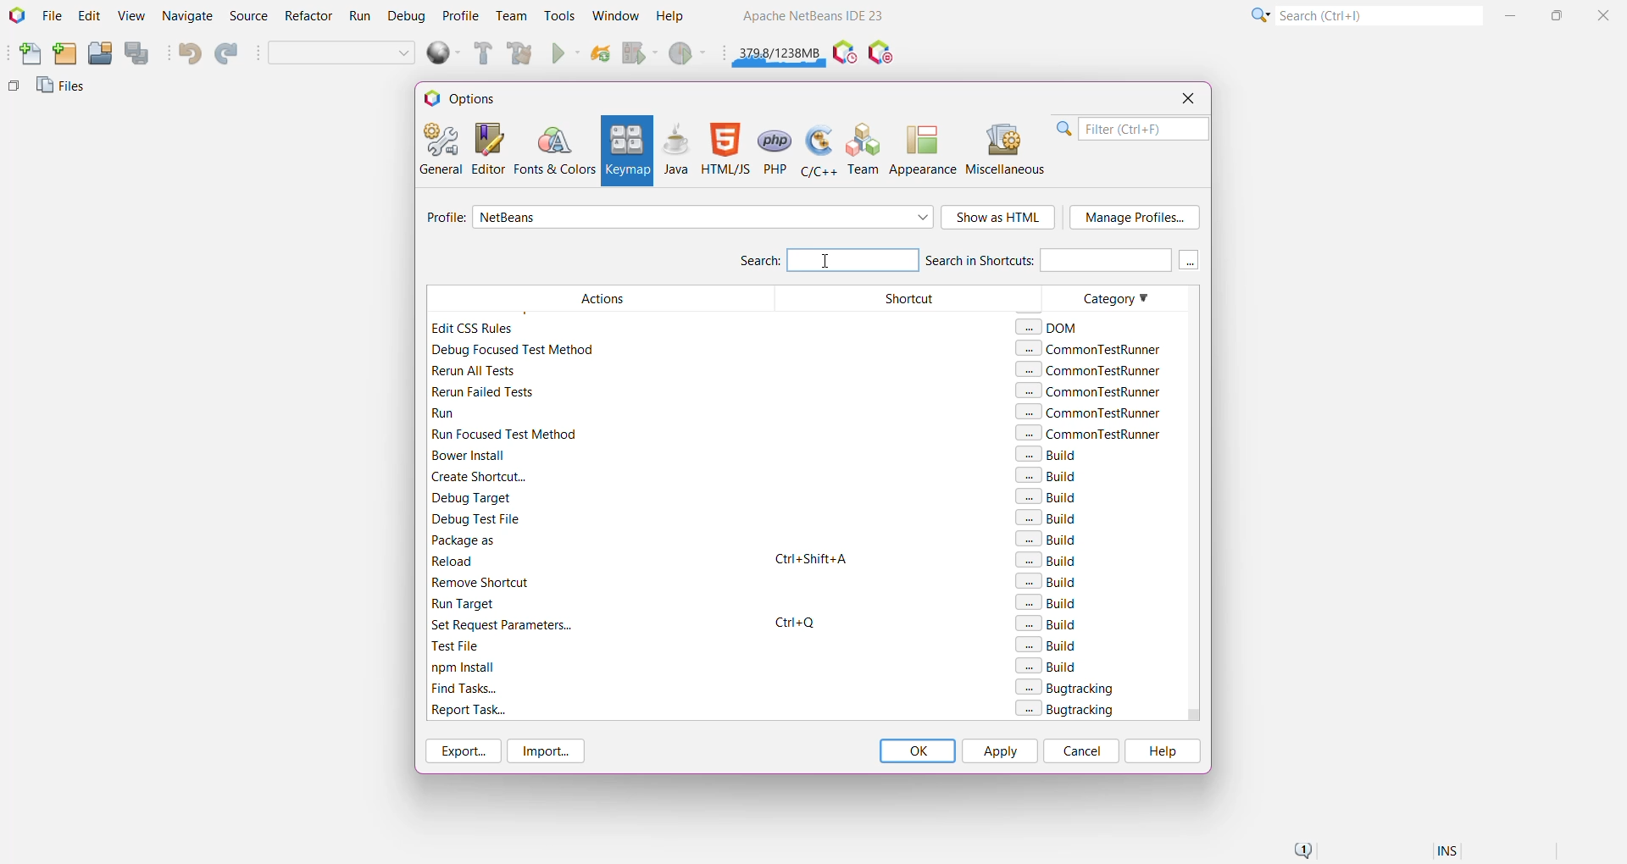  What do you see at coordinates (26, 55) in the screenshot?
I see `New File` at bounding box center [26, 55].